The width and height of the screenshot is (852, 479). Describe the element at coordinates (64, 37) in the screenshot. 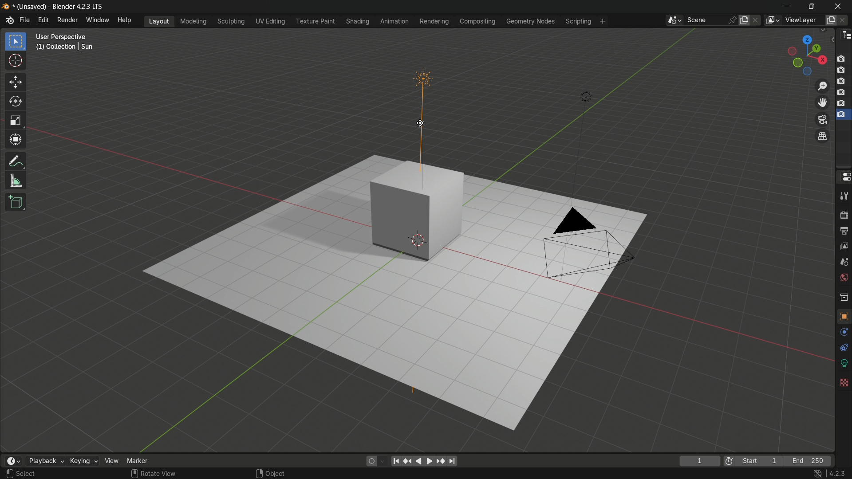

I see `User Perspective` at that location.